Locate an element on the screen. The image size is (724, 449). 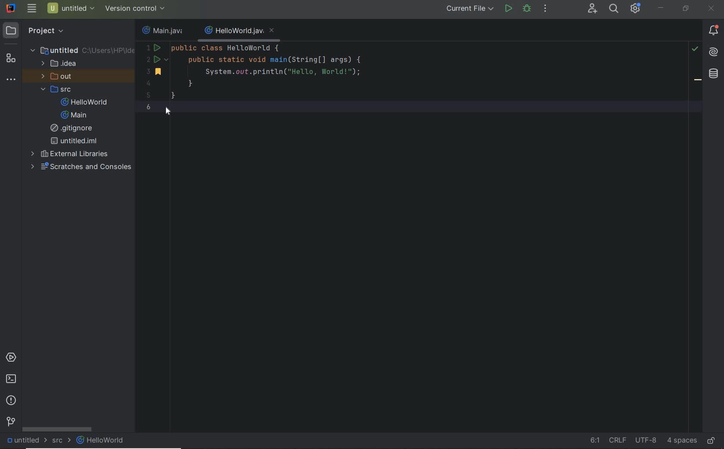
configure version control is located at coordinates (134, 9).